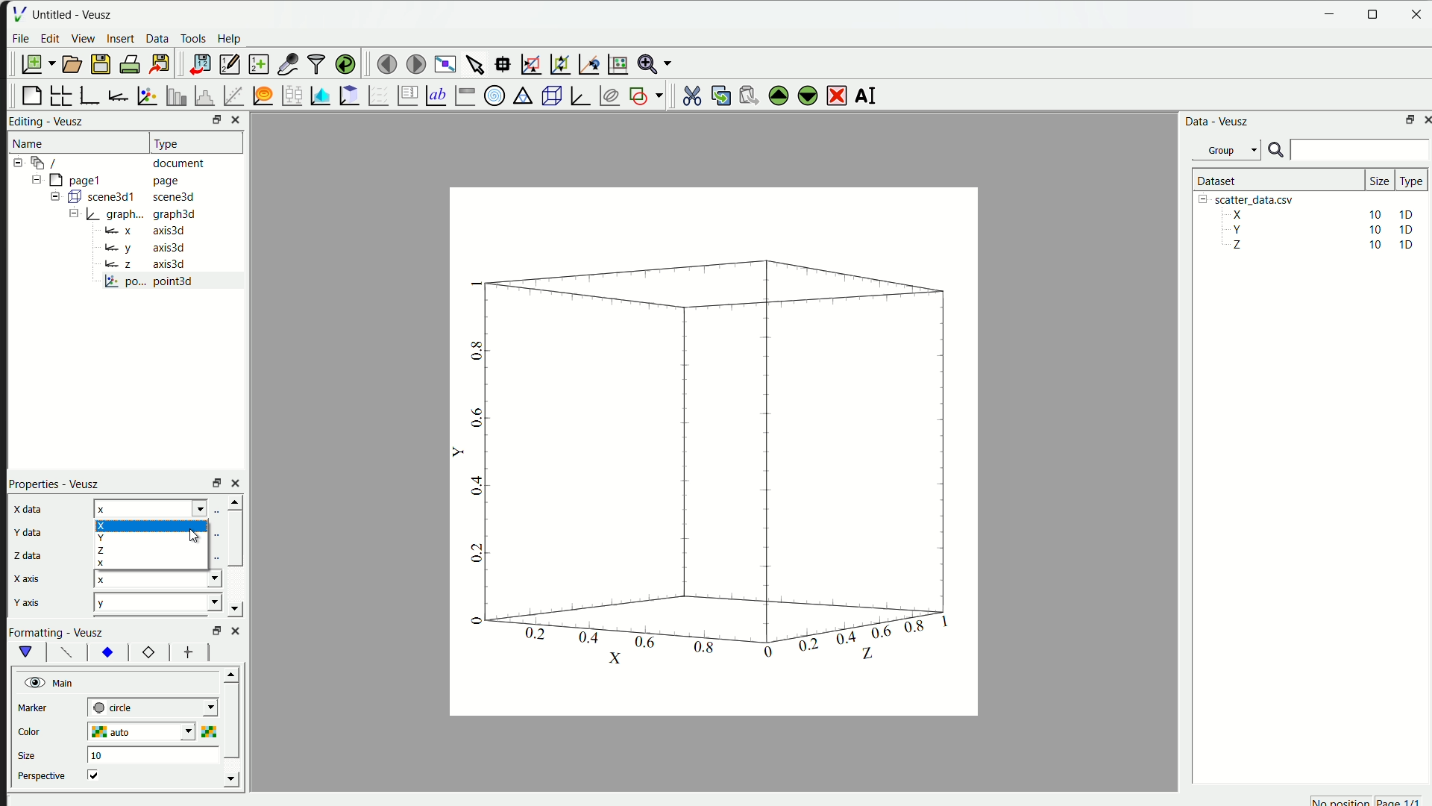  What do you see at coordinates (81, 37) in the screenshot?
I see `View` at bounding box center [81, 37].